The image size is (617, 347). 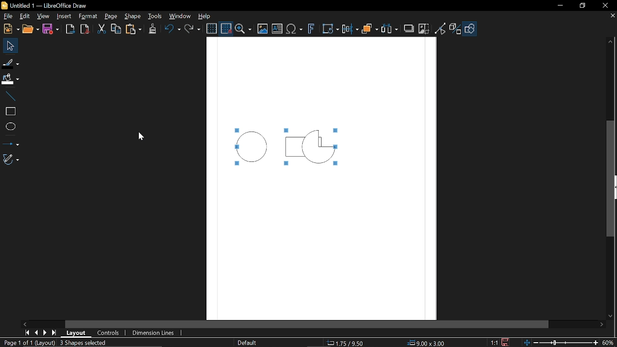 I want to click on Fill Line , so click(x=11, y=63).